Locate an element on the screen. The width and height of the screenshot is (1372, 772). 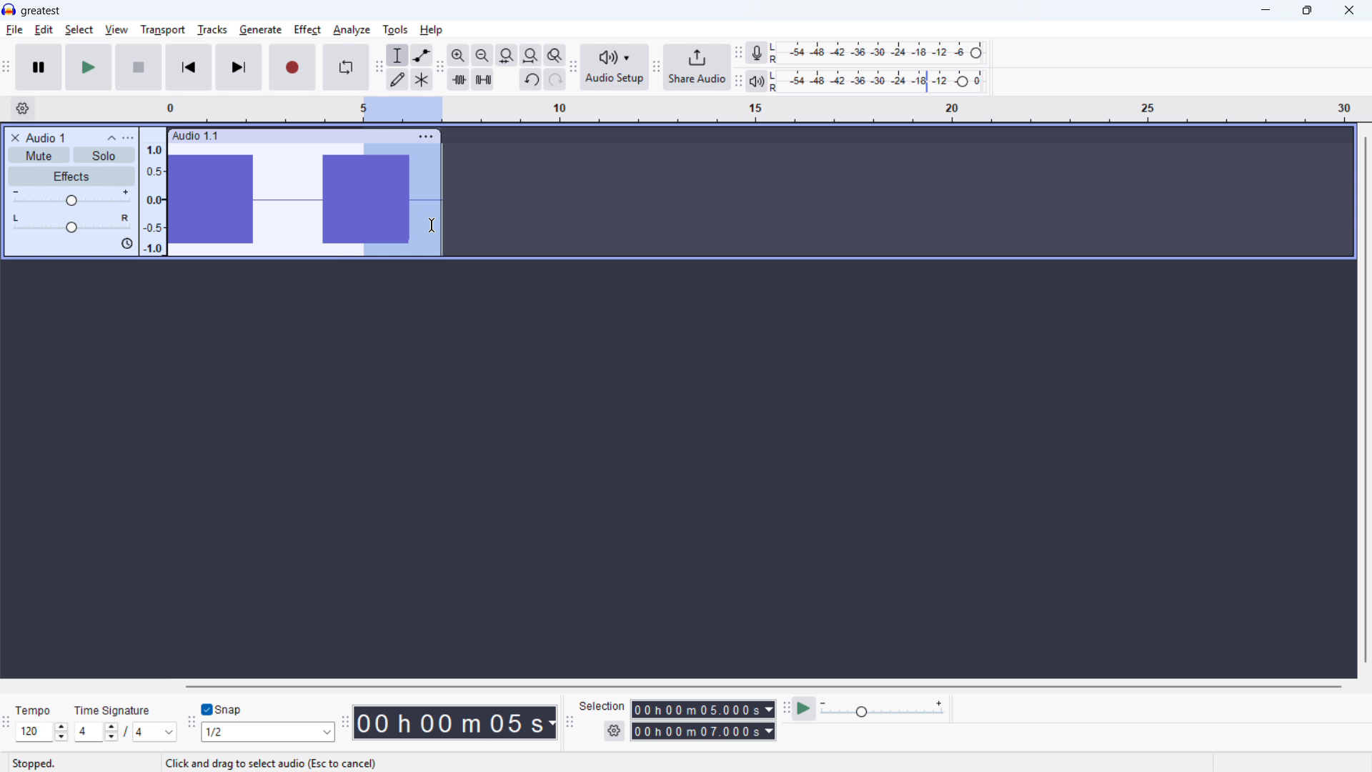
Undo  is located at coordinates (531, 79).